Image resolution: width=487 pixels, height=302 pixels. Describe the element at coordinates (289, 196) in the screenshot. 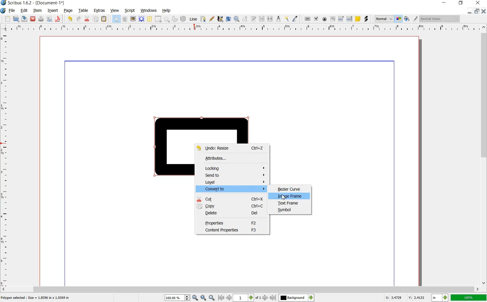

I see `IMAGE FRAME` at that location.